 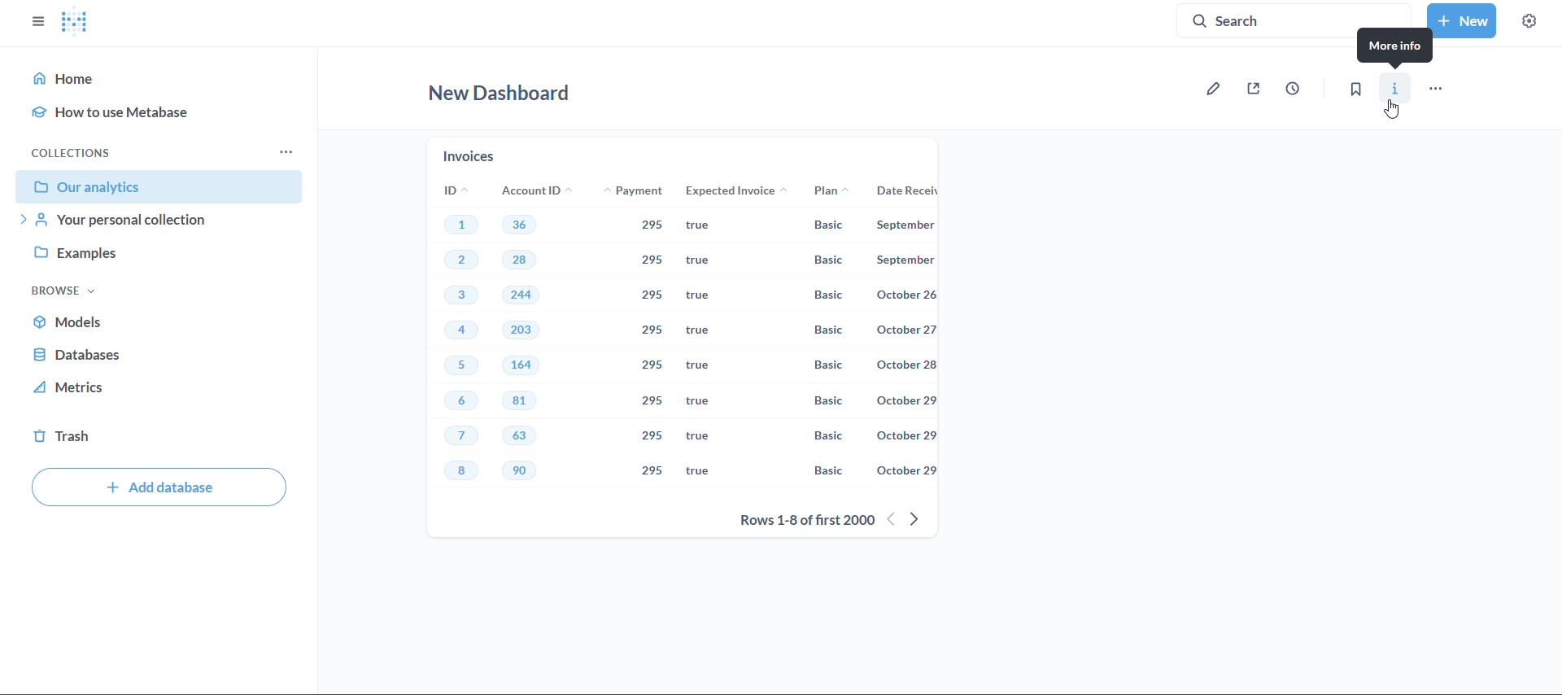 What do you see at coordinates (705, 296) in the screenshot?
I see `true` at bounding box center [705, 296].